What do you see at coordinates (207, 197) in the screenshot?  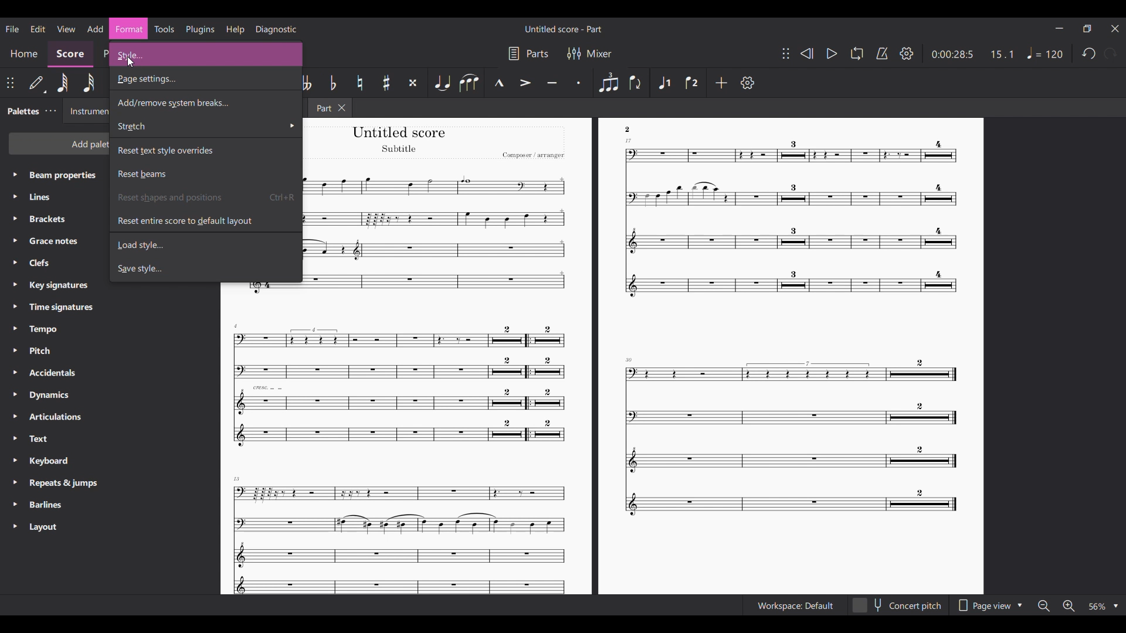 I see `Reset shapes and position` at bounding box center [207, 197].